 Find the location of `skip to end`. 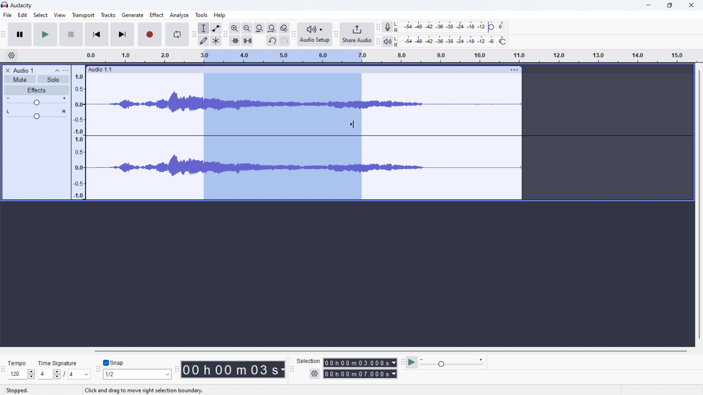

skip to end is located at coordinates (122, 35).